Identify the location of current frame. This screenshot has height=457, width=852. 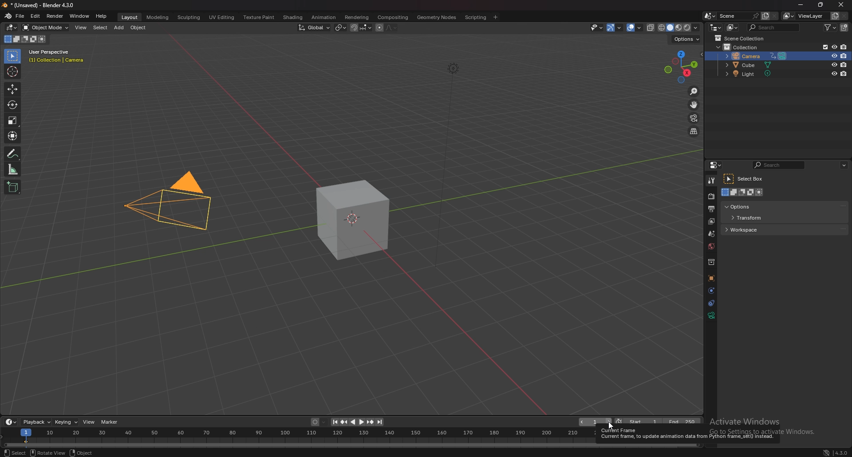
(595, 422).